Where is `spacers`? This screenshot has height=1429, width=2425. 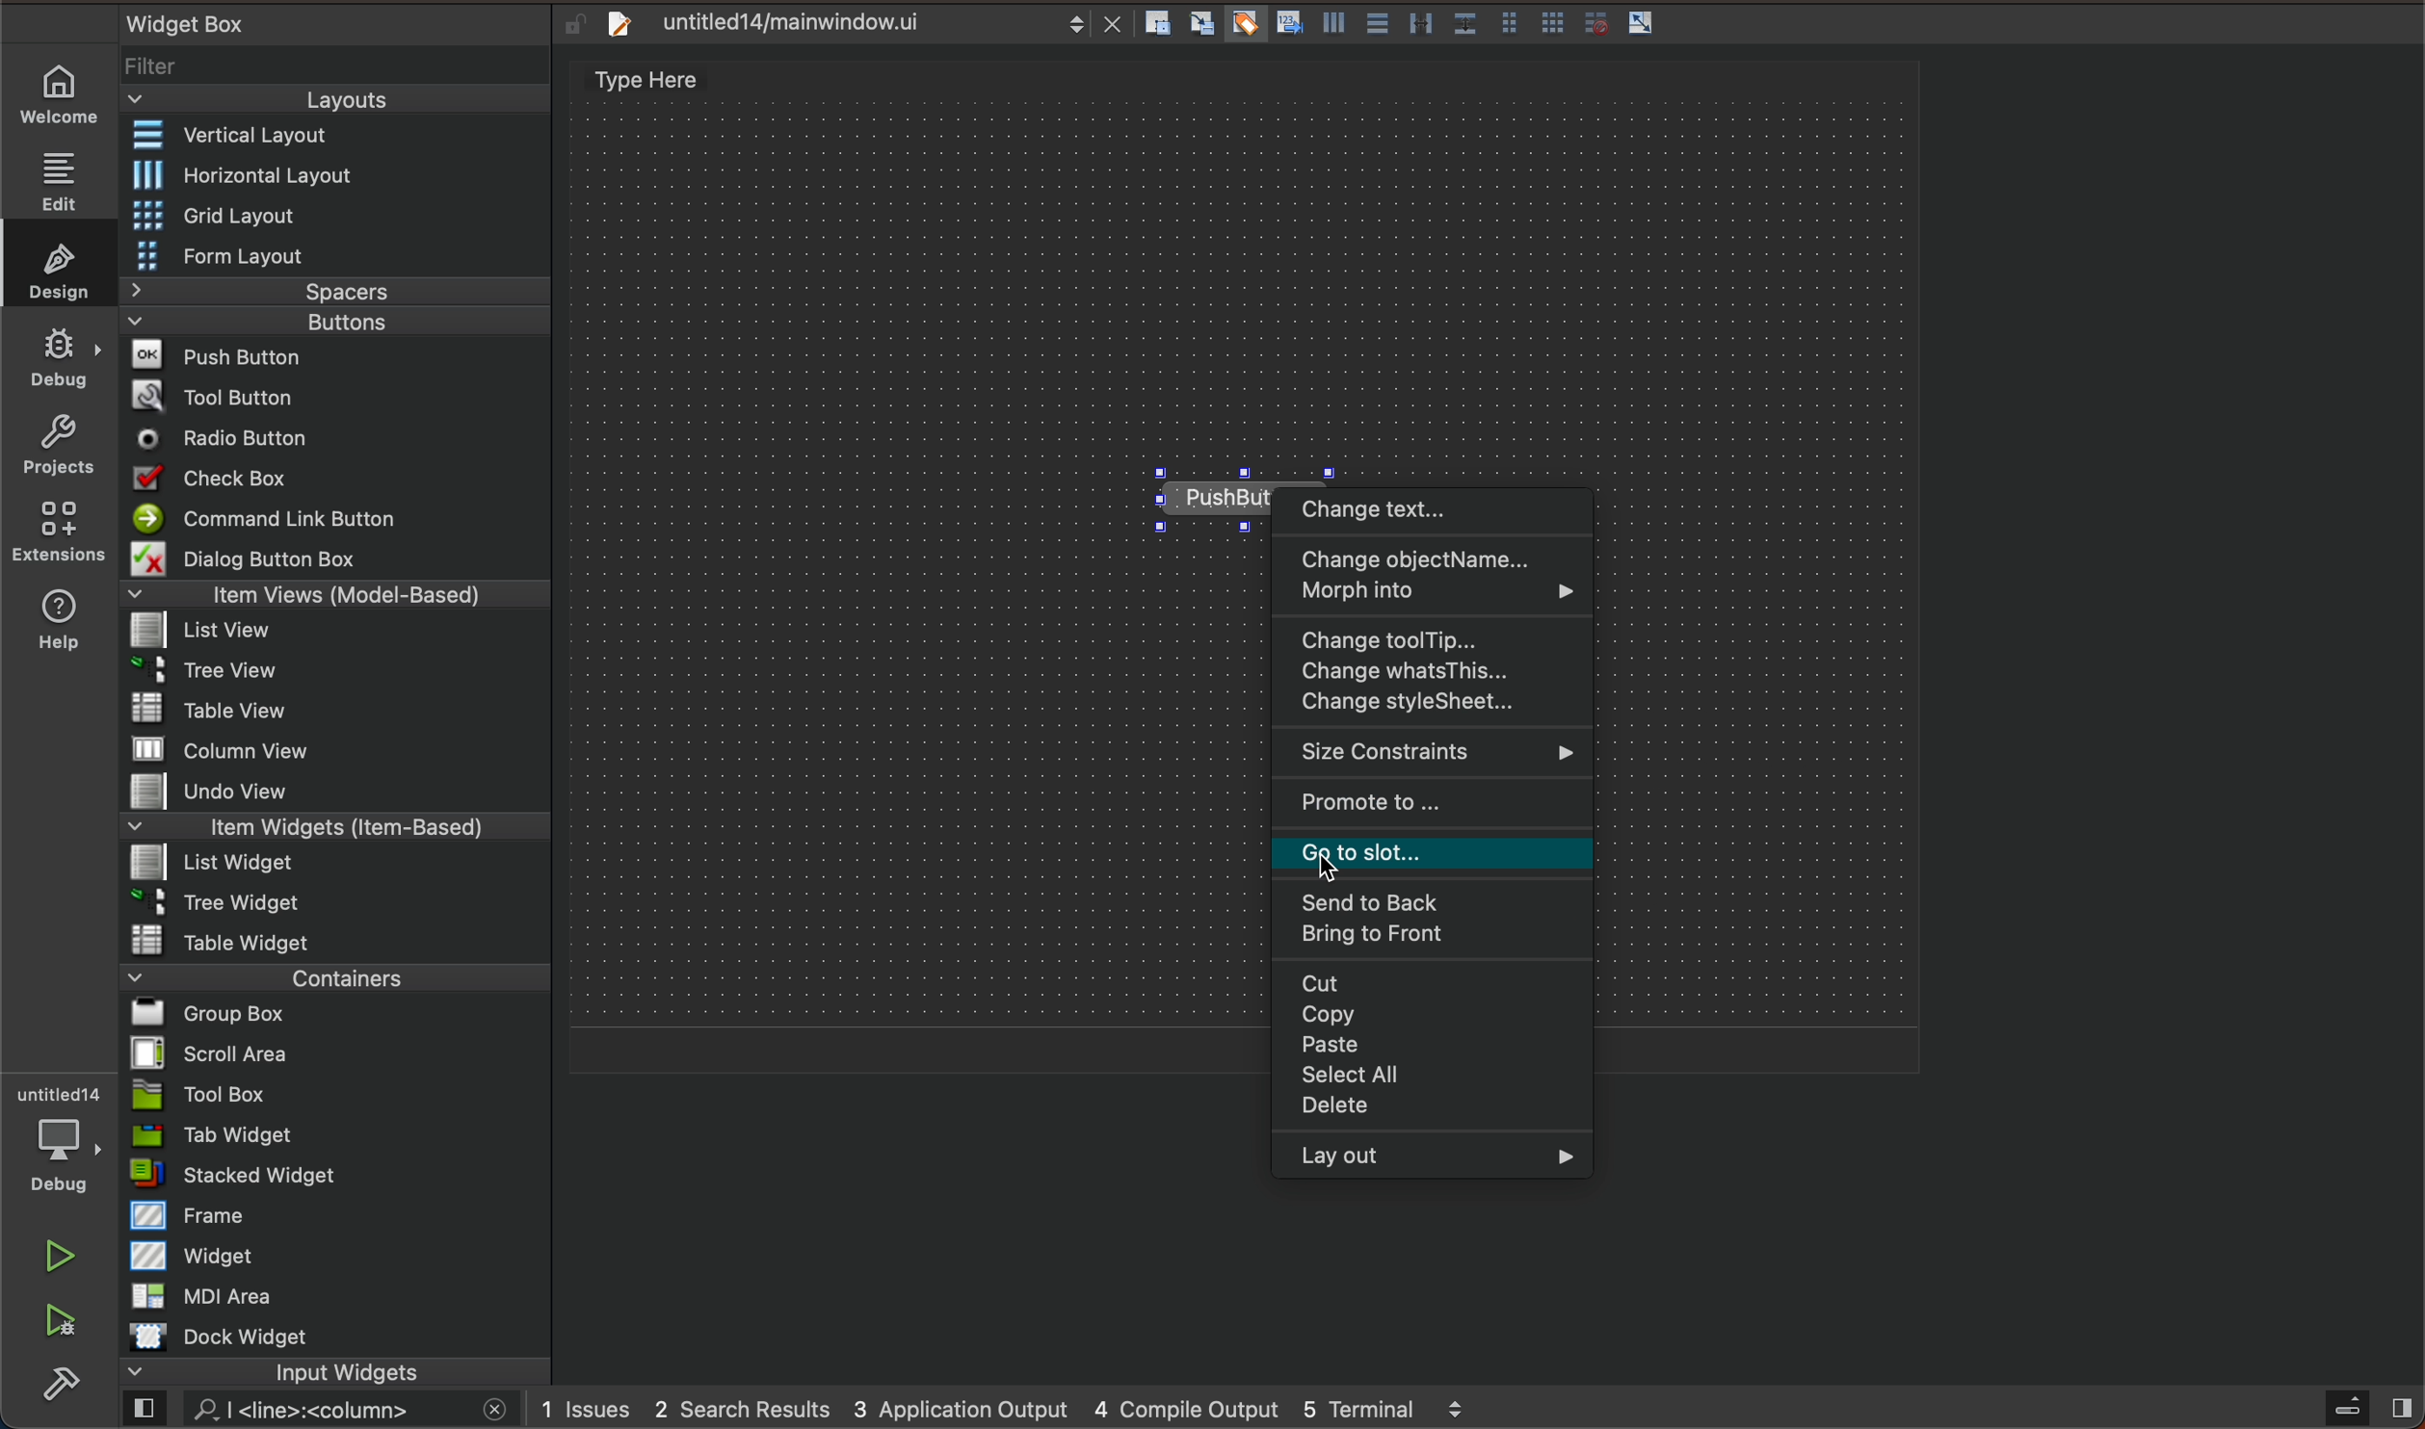
spacers is located at coordinates (340, 292).